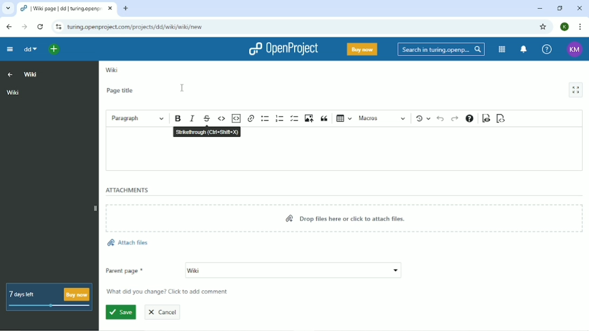 Image resolution: width=589 pixels, height=331 pixels. I want to click on Drop files here or click to attach files., so click(347, 219).